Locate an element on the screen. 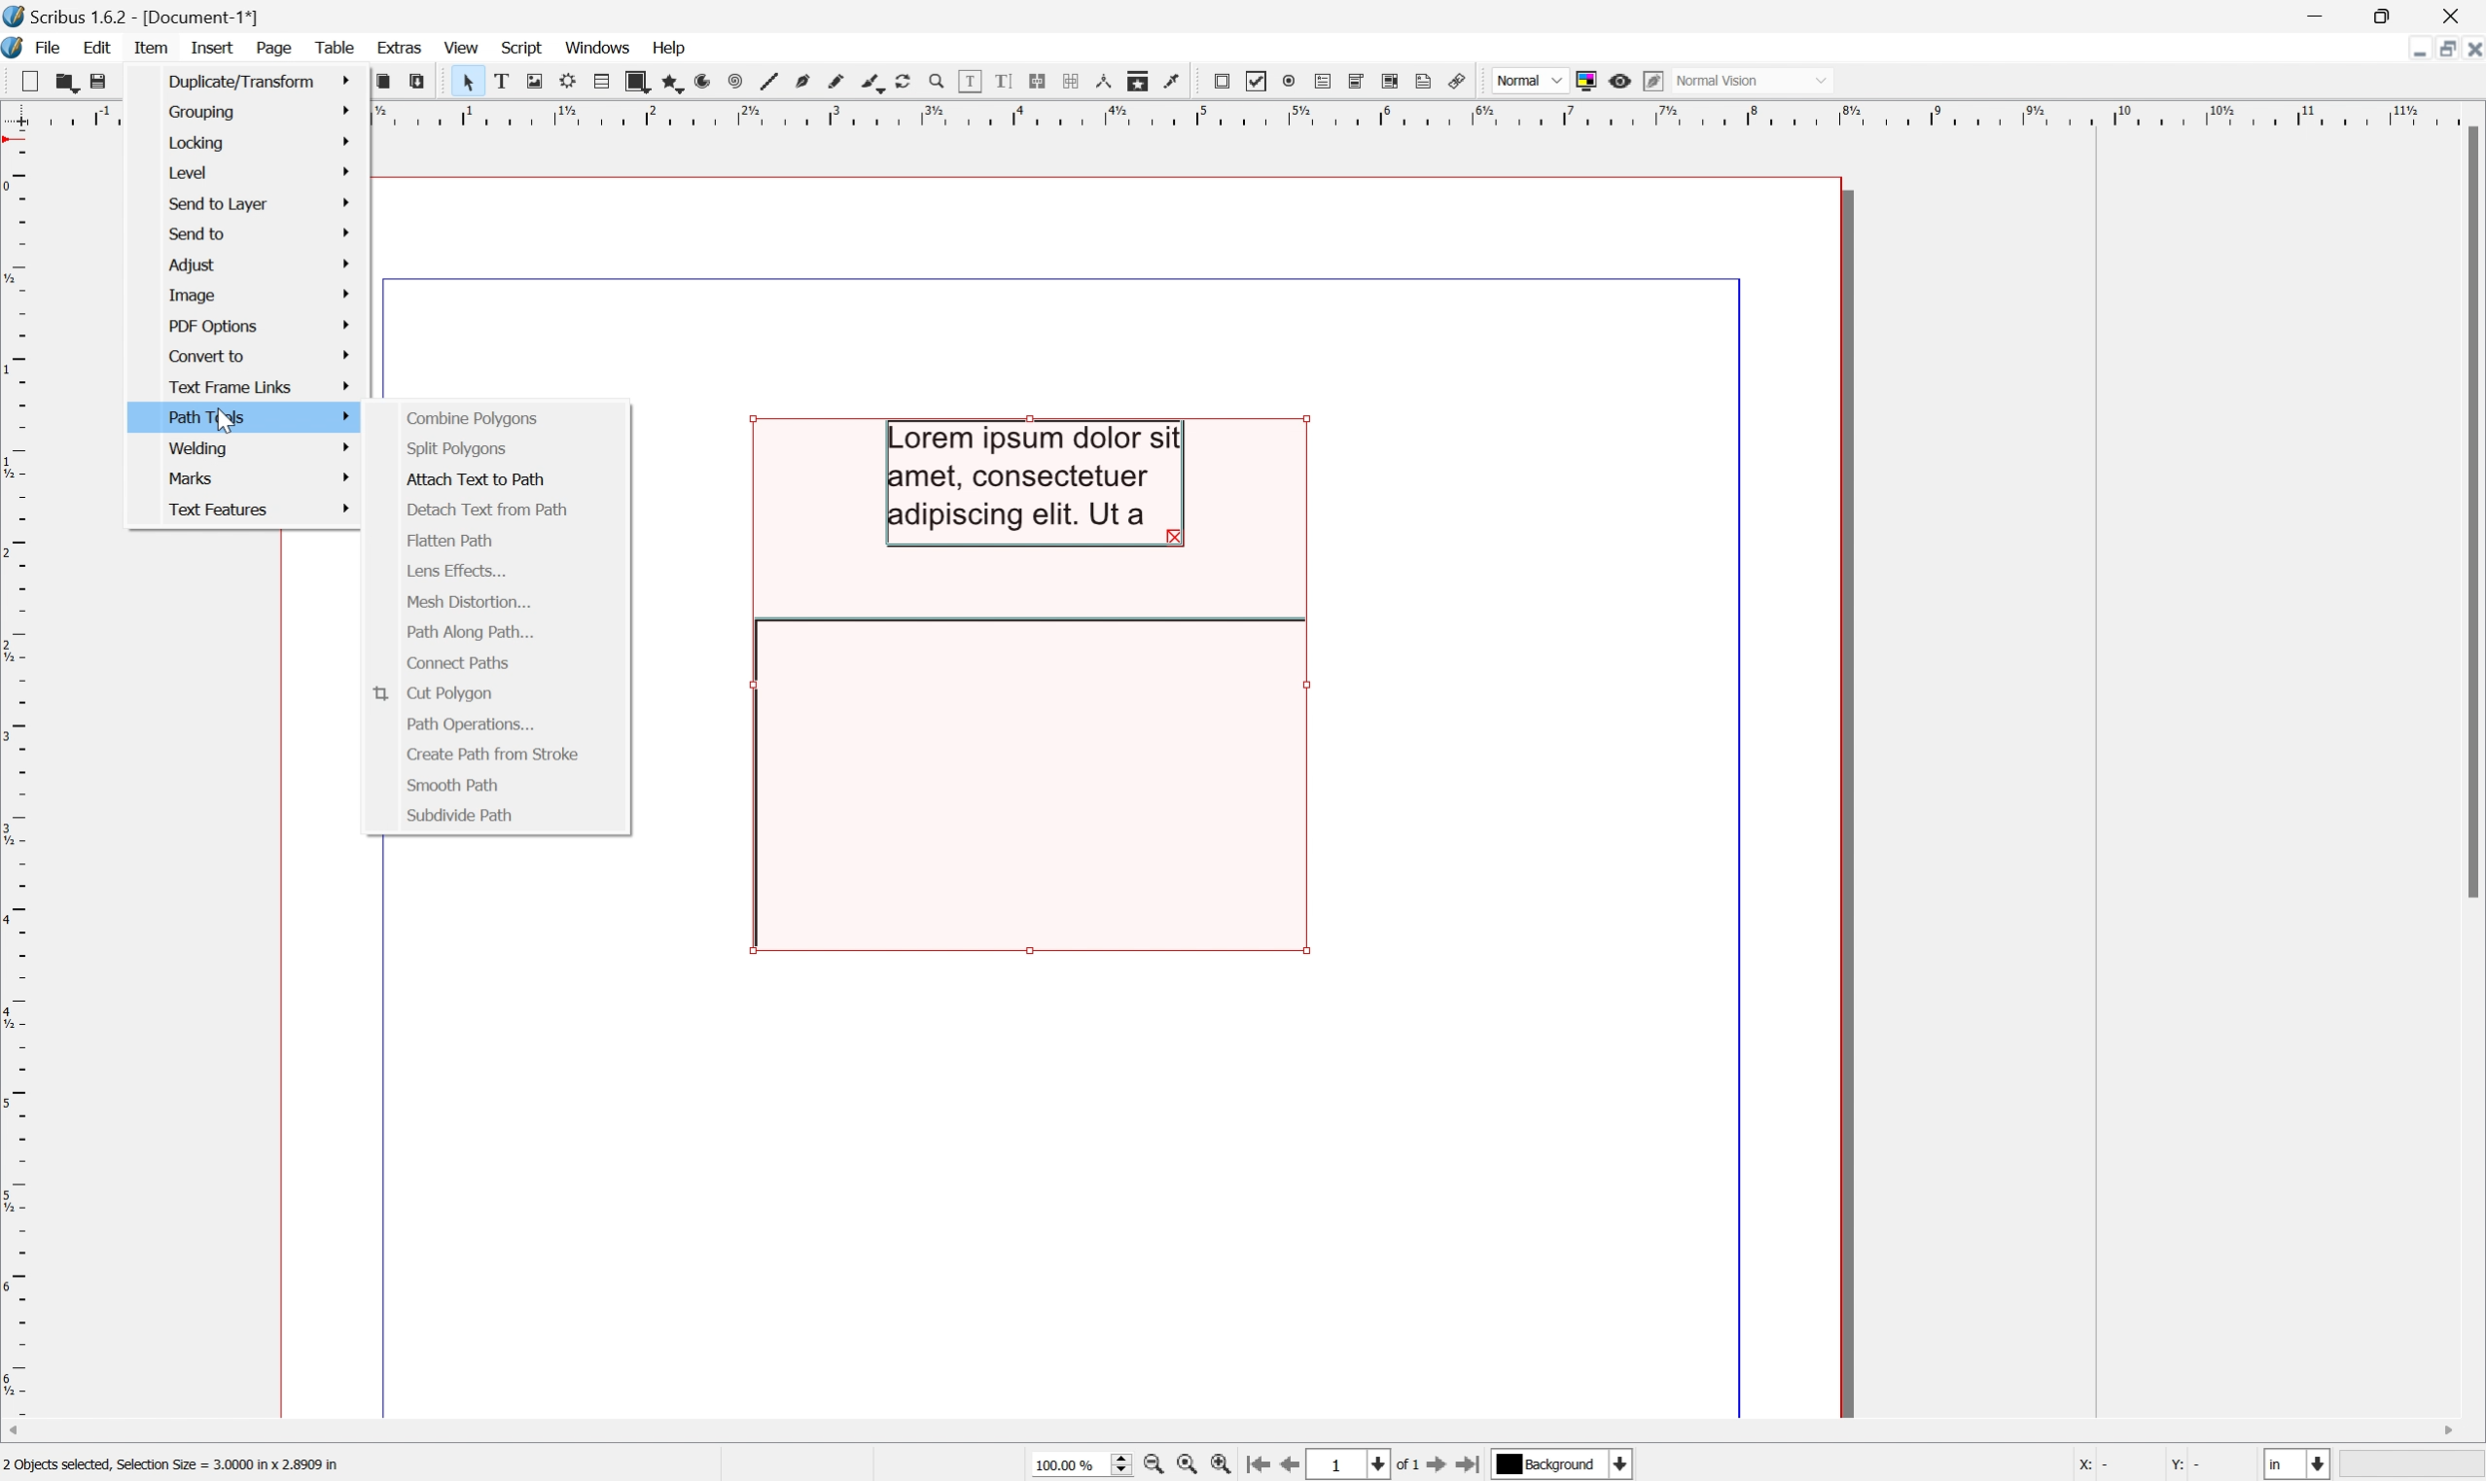  Split polygons is located at coordinates (452, 449).